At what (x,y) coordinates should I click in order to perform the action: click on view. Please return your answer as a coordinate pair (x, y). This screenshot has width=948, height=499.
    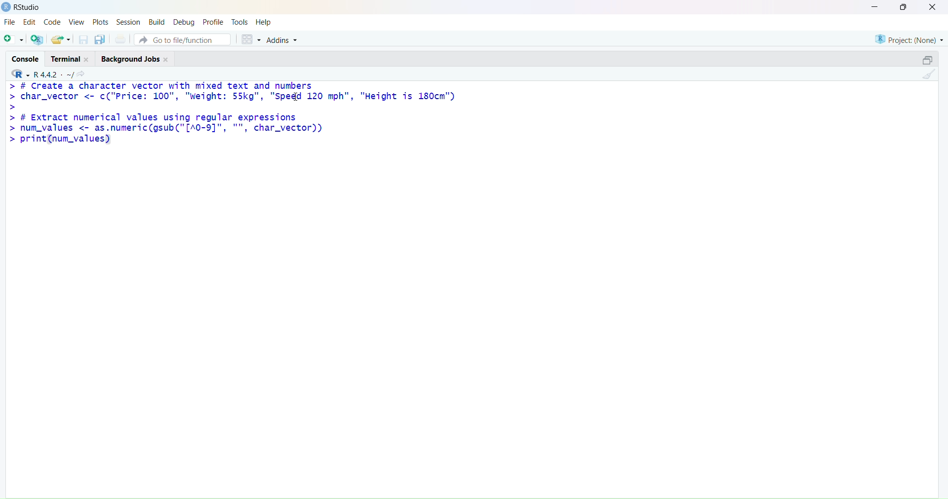
    Looking at the image, I should click on (77, 22).